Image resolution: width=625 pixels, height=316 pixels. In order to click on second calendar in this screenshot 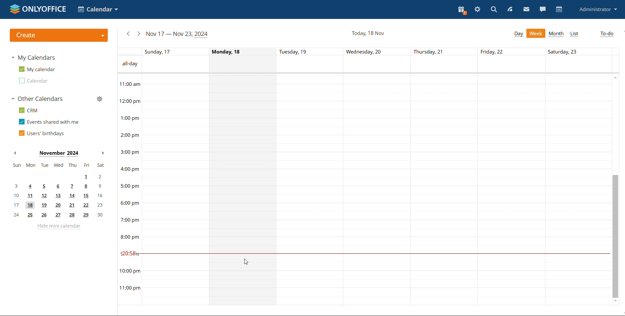, I will do `click(33, 80)`.